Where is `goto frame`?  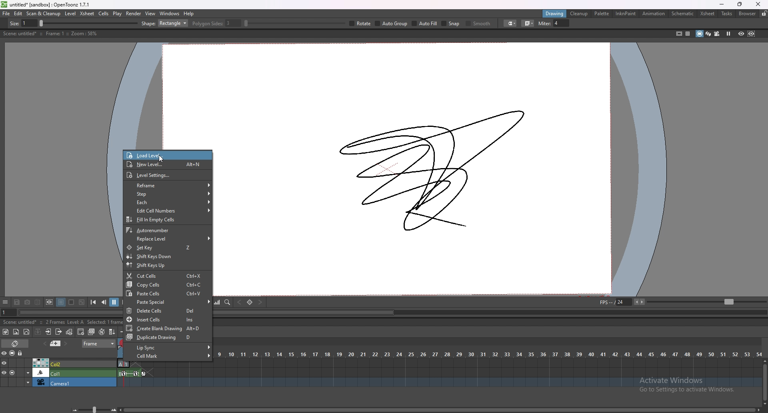 goto frame is located at coordinates (9, 313).